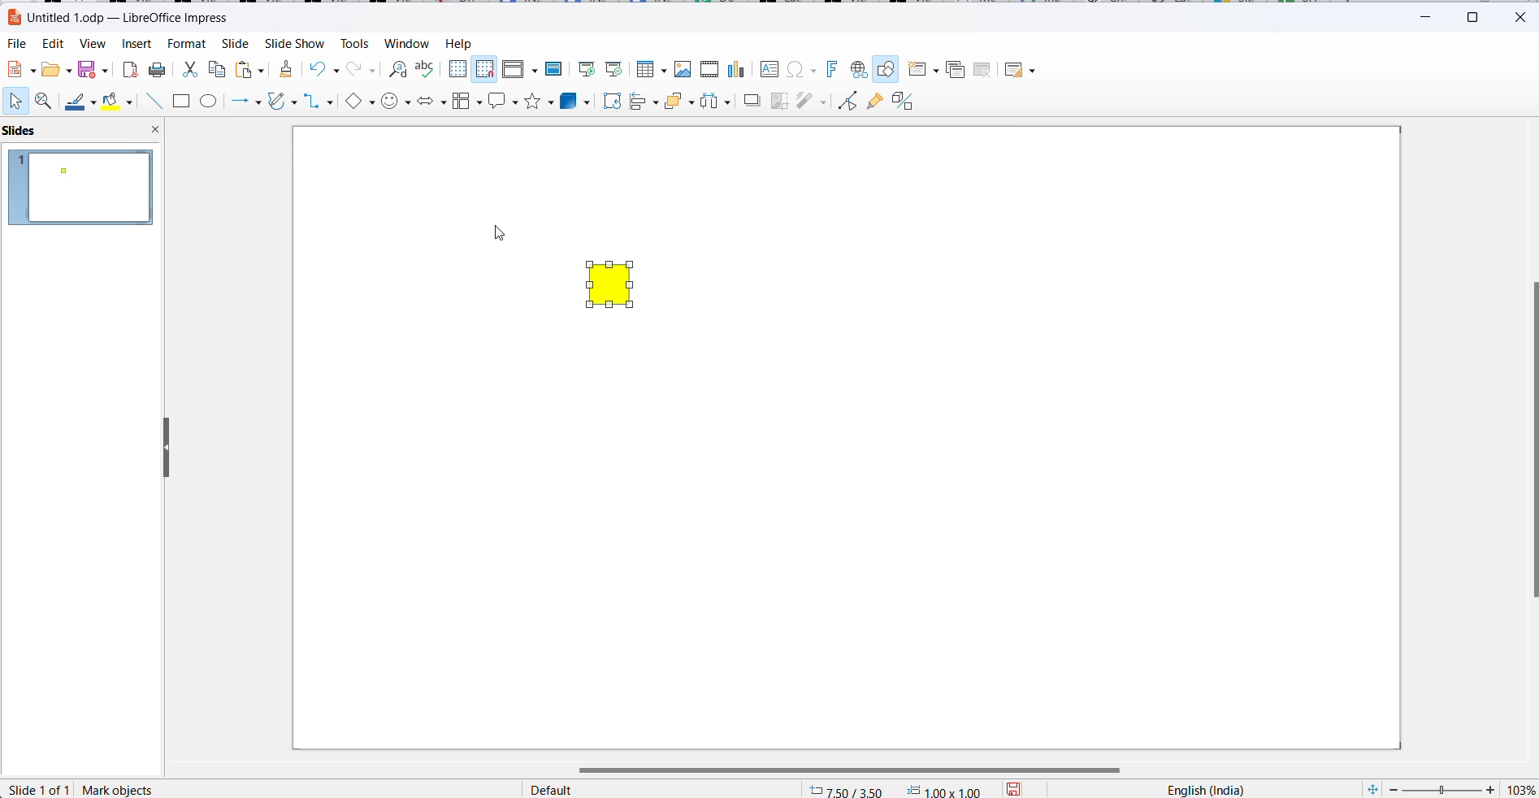  I want to click on print, so click(158, 72).